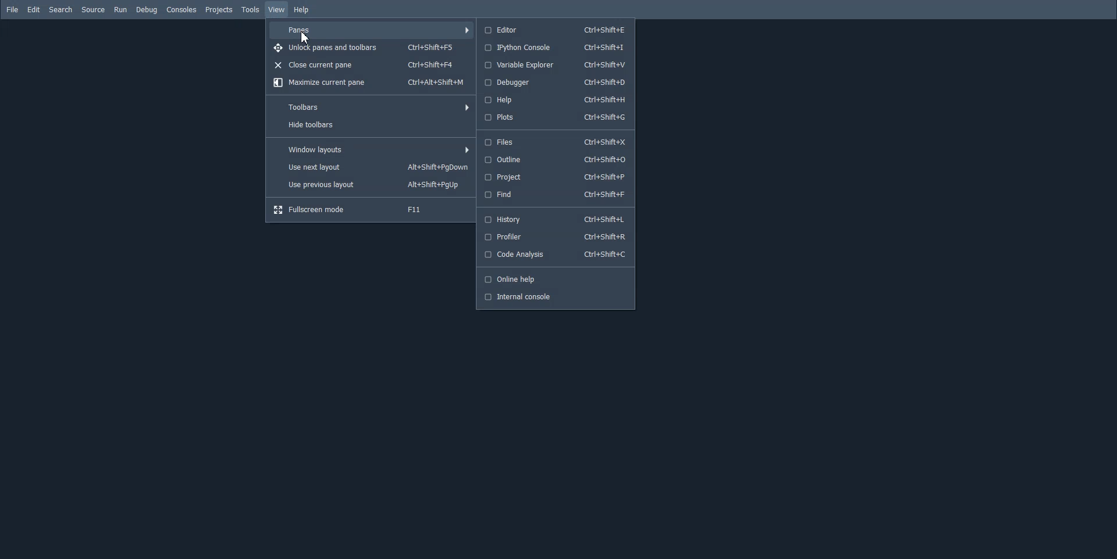  Describe the element at coordinates (372, 124) in the screenshot. I see `Hide toolbars` at that location.